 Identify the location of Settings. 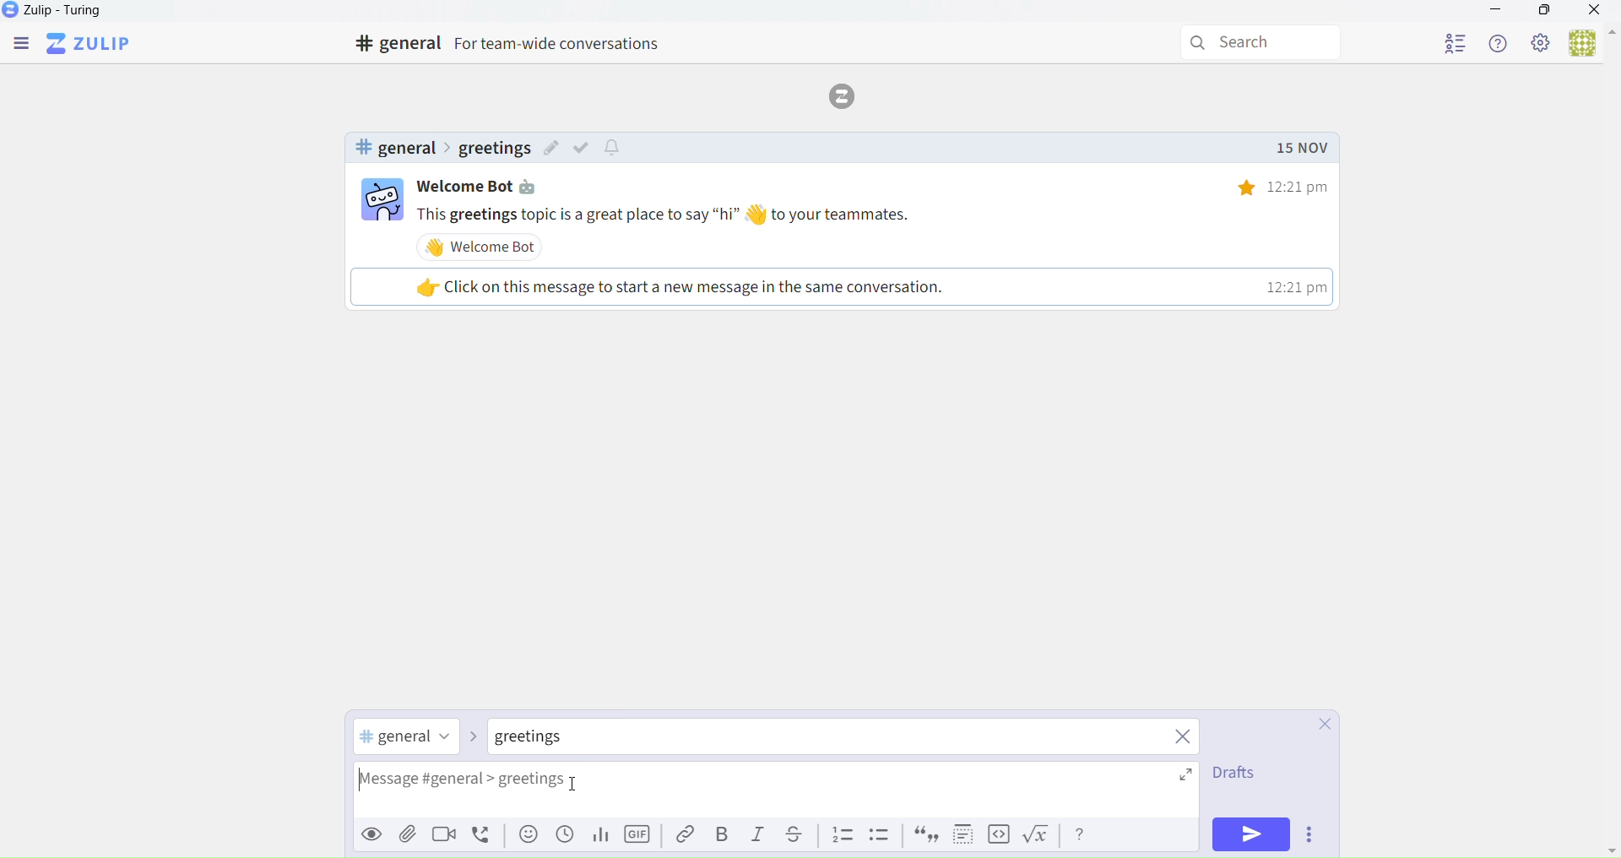
(1542, 44).